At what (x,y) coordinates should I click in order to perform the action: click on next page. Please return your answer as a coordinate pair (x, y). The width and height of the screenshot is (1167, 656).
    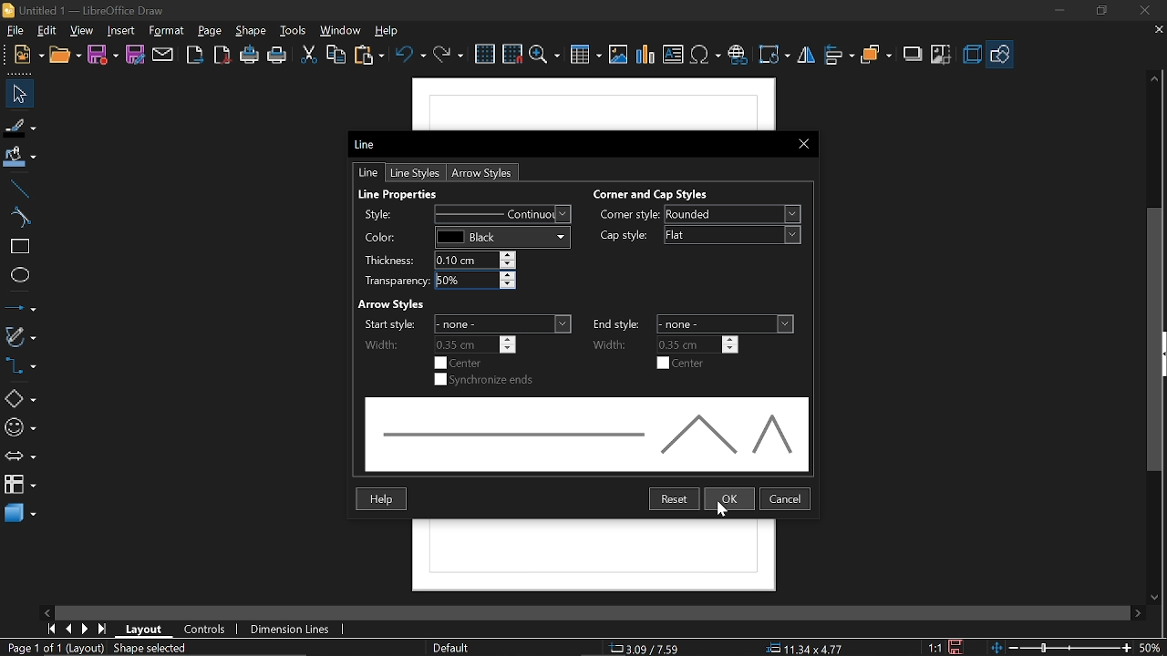
    Looking at the image, I should click on (85, 630).